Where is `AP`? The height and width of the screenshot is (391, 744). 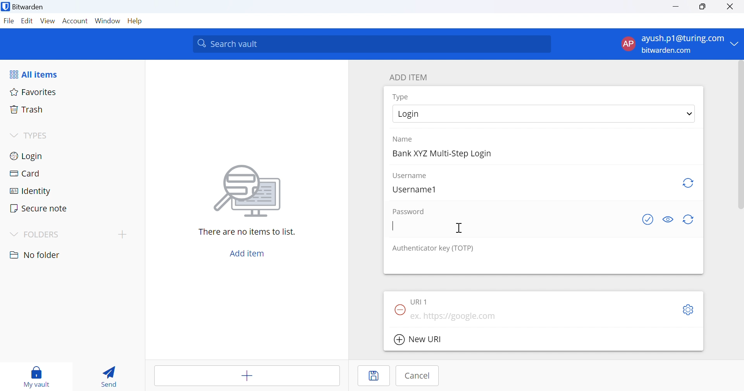
AP is located at coordinates (627, 43).